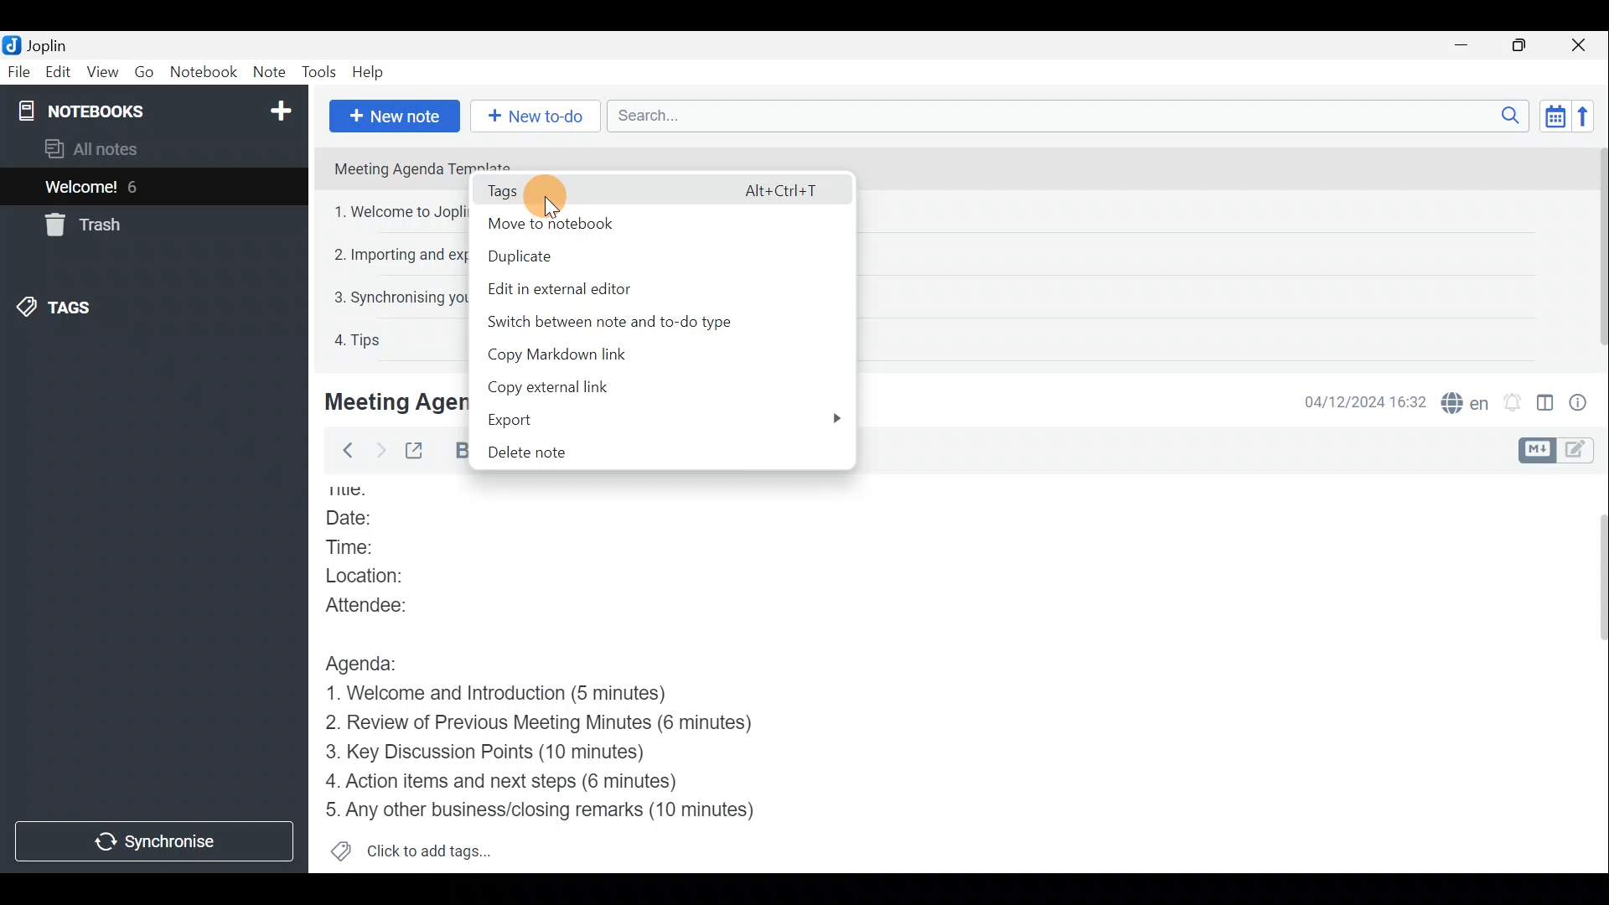 This screenshot has height=905, width=1609. Describe the element at coordinates (157, 110) in the screenshot. I see `Notebooks` at that location.